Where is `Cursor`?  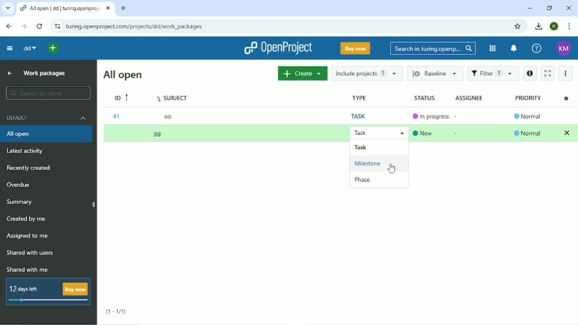
Cursor is located at coordinates (392, 168).